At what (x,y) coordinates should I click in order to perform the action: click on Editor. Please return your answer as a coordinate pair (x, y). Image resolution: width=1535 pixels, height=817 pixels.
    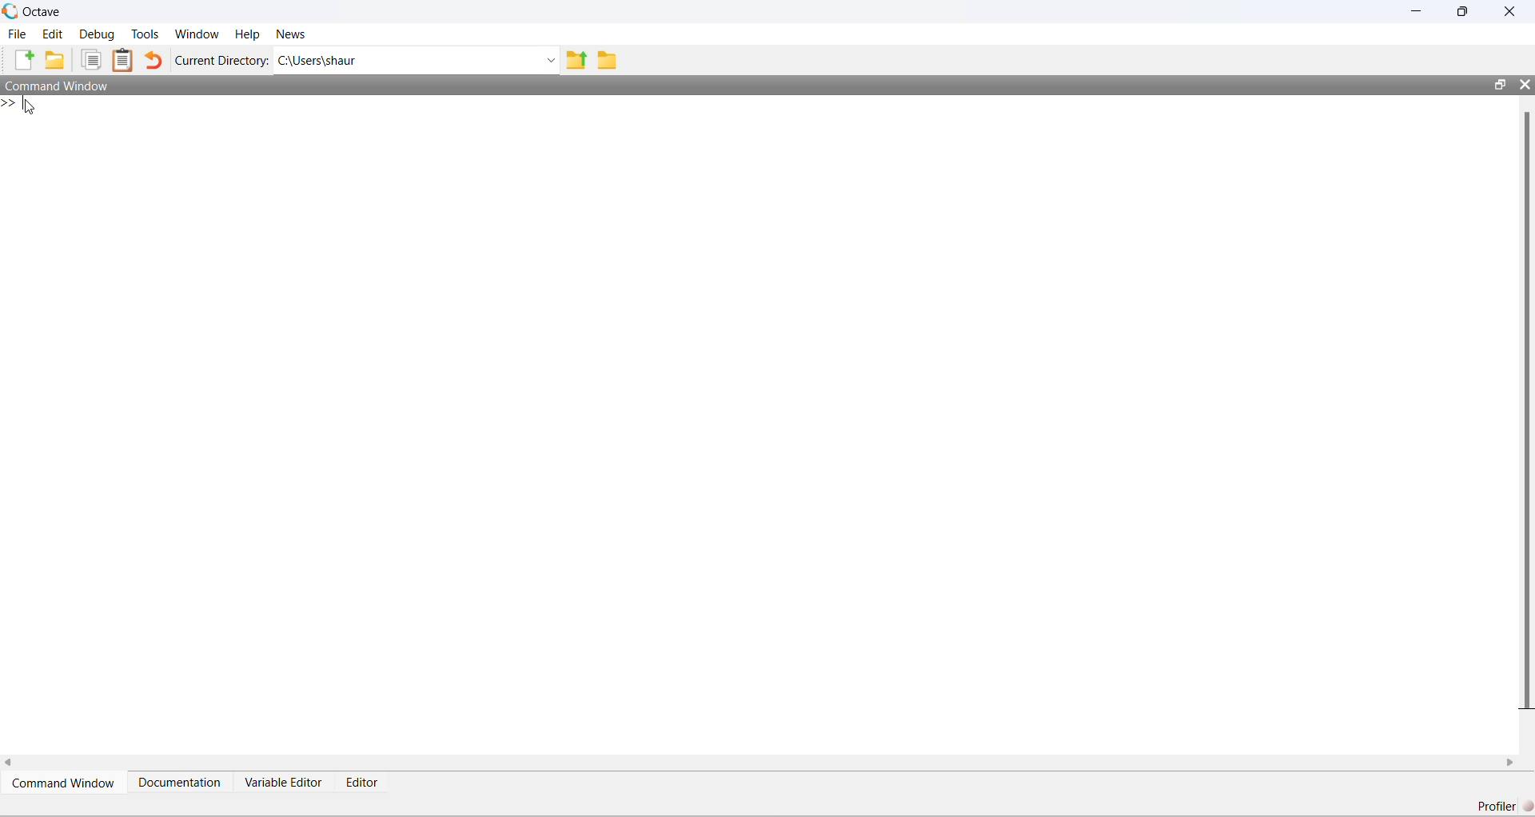
    Looking at the image, I should click on (363, 781).